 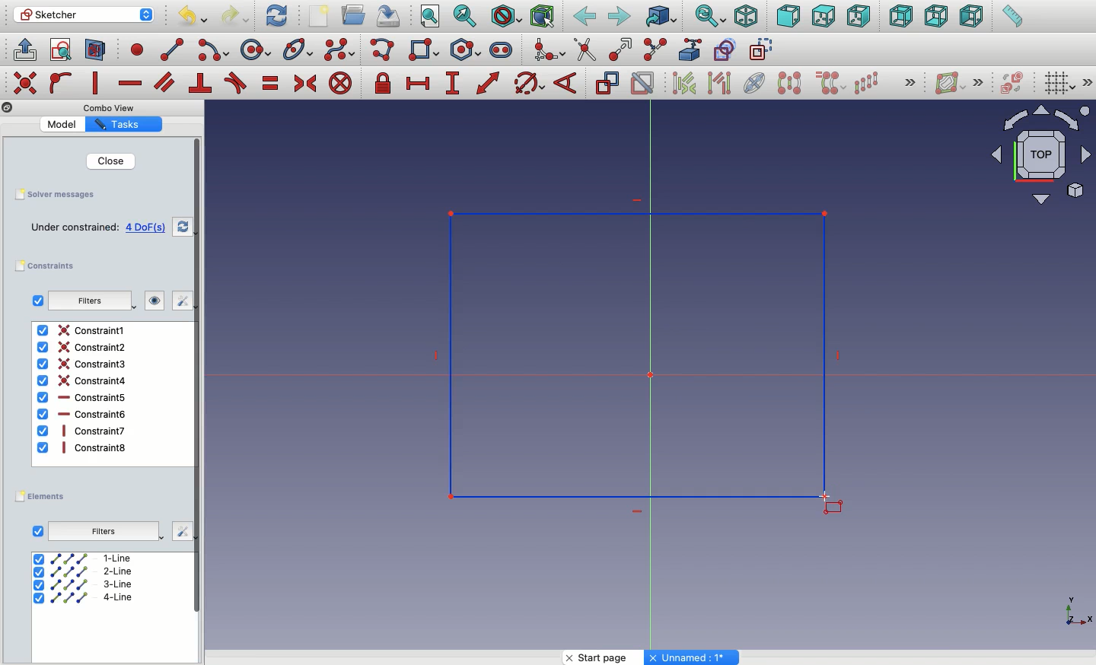 I want to click on External geometry, so click(x=689, y=49).